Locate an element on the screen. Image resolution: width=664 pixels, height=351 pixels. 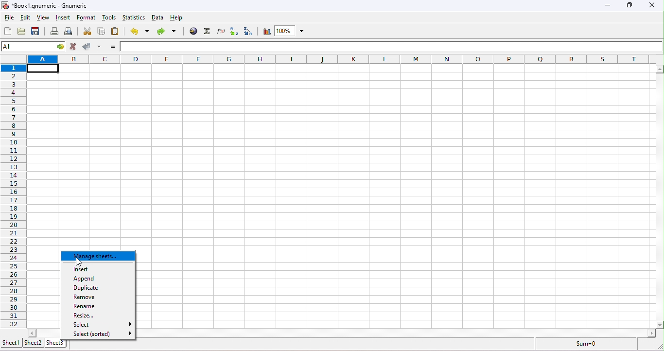
go to is located at coordinates (61, 47).